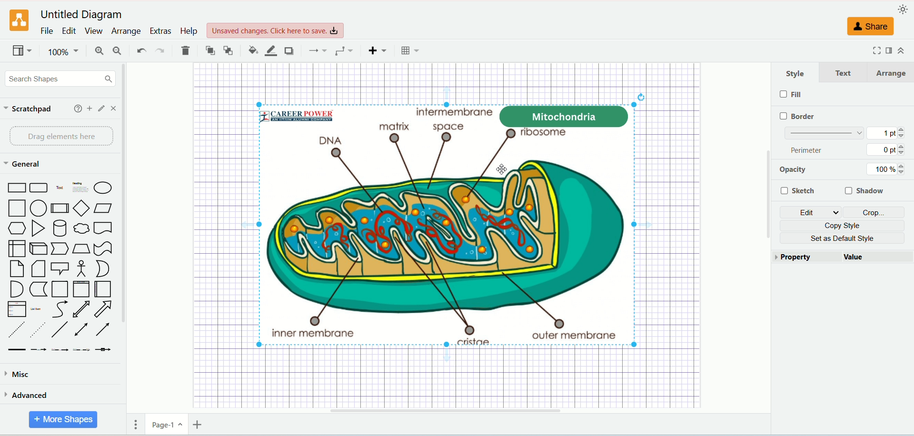 This screenshot has height=436, width=914. I want to click on to front, so click(209, 50).